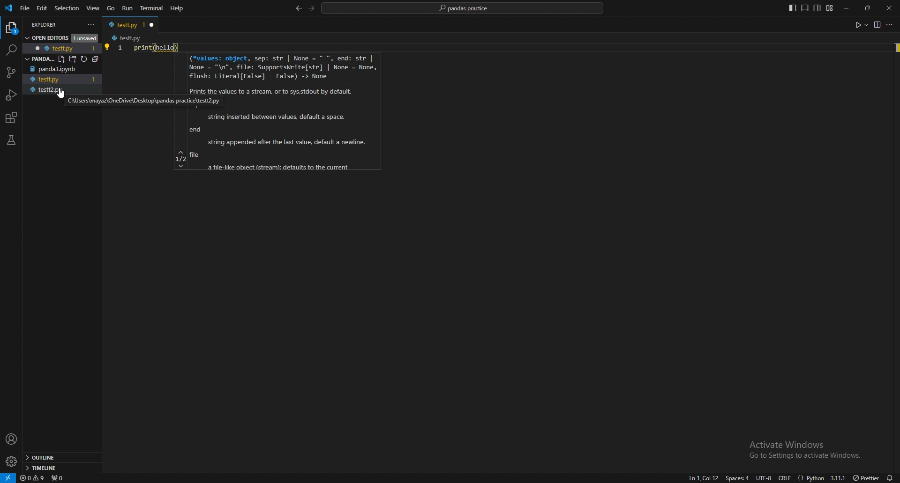  Describe the element at coordinates (60, 458) in the screenshot. I see `outline` at that location.